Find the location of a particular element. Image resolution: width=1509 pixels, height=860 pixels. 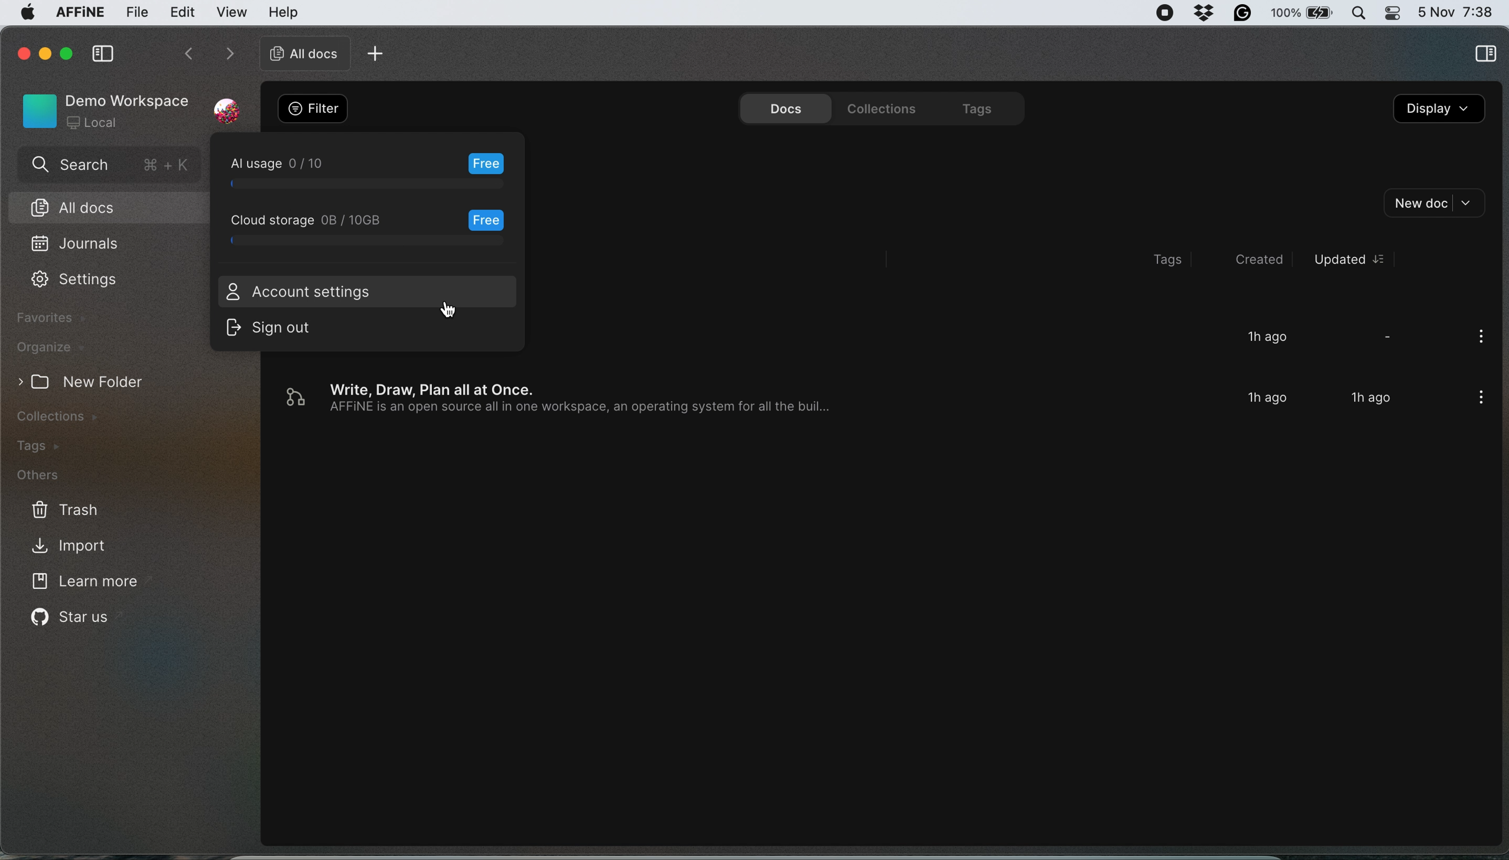

help is located at coordinates (284, 11).